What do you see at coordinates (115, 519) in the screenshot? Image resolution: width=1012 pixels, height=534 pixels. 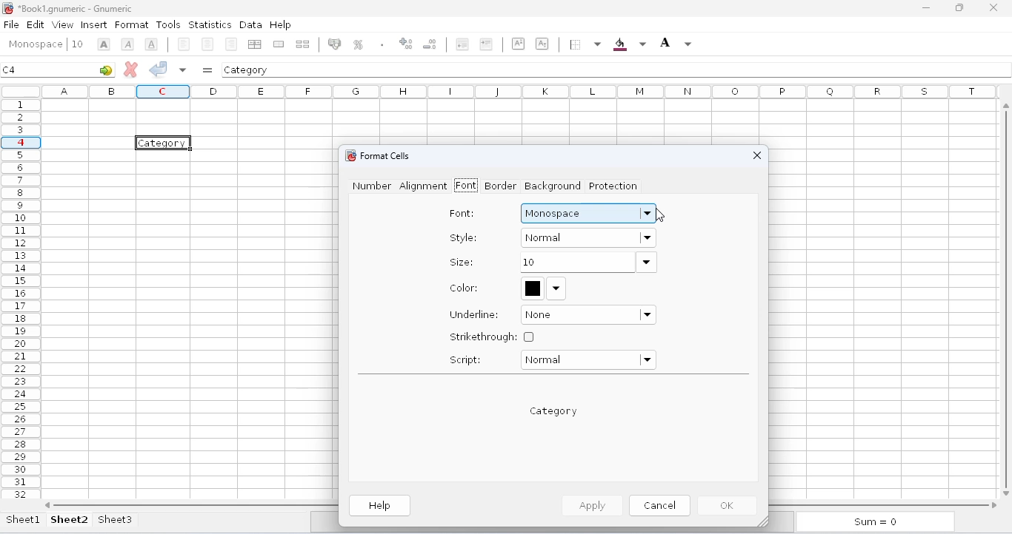 I see `sheet3` at bounding box center [115, 519].